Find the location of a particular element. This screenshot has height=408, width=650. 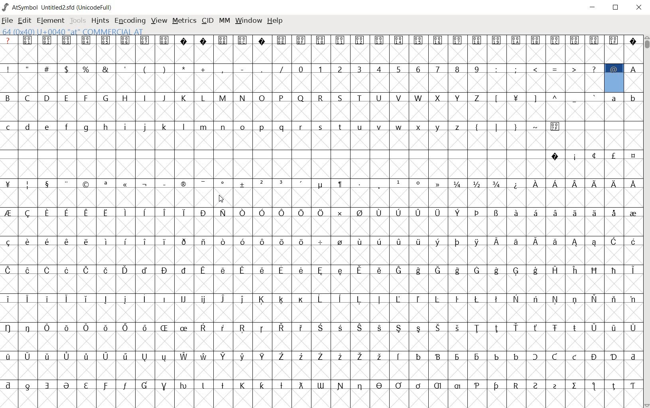

unsupported character is located at coordinates (262, 40).